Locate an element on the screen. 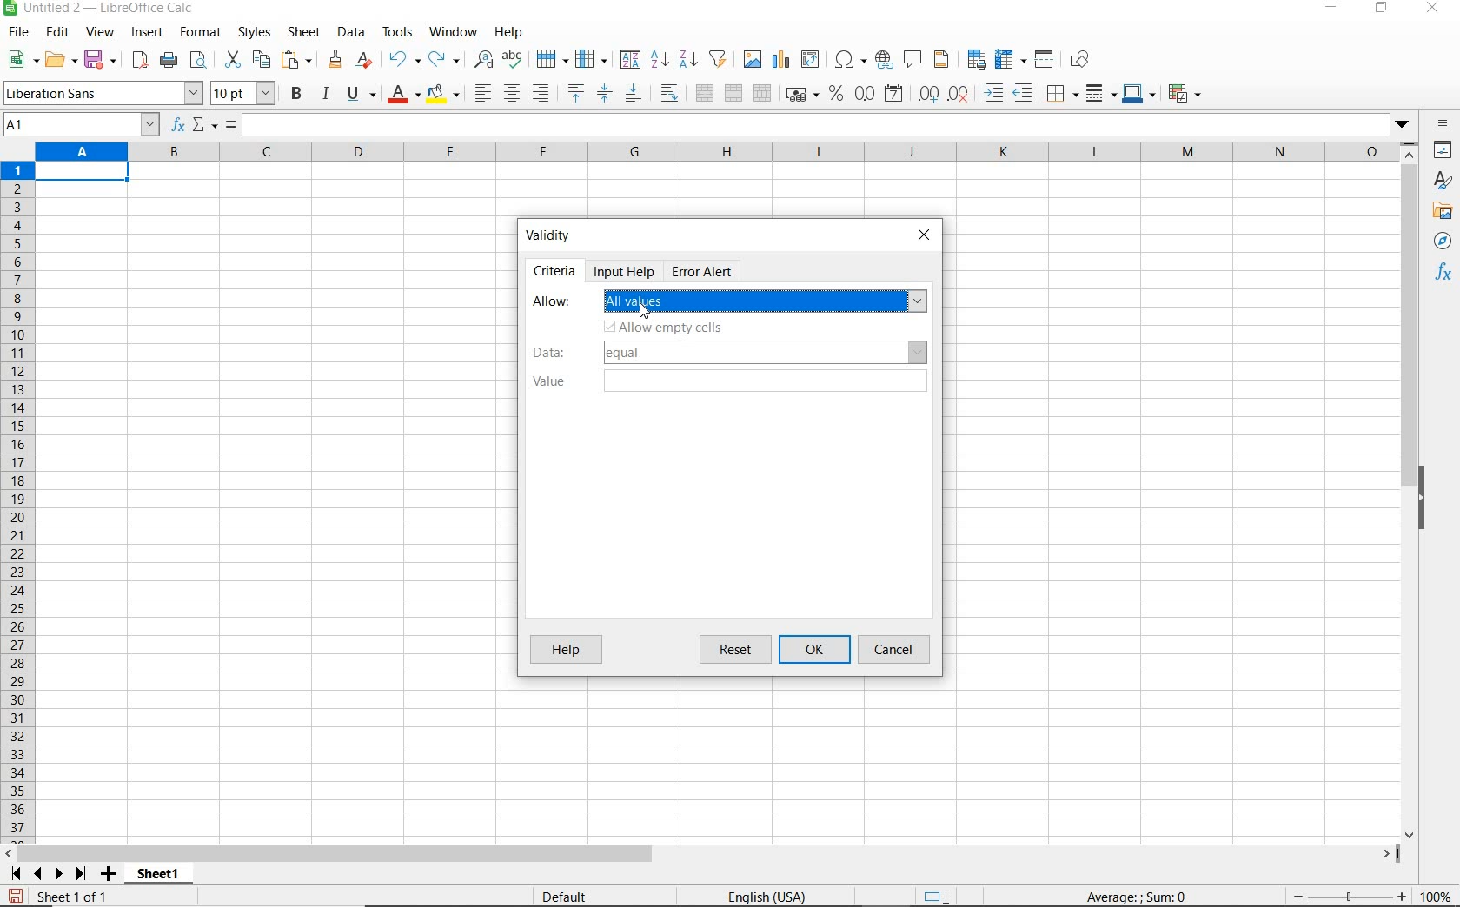  decrease indent is located at coordinates (1027, 93).